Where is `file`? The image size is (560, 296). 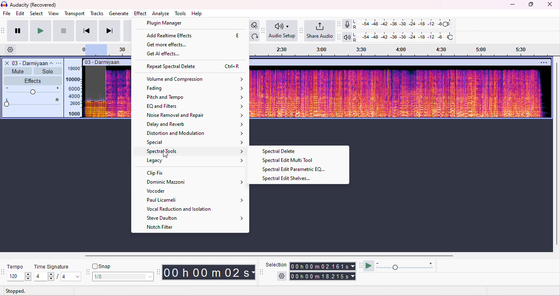
file is located at coordinates (7, 13).